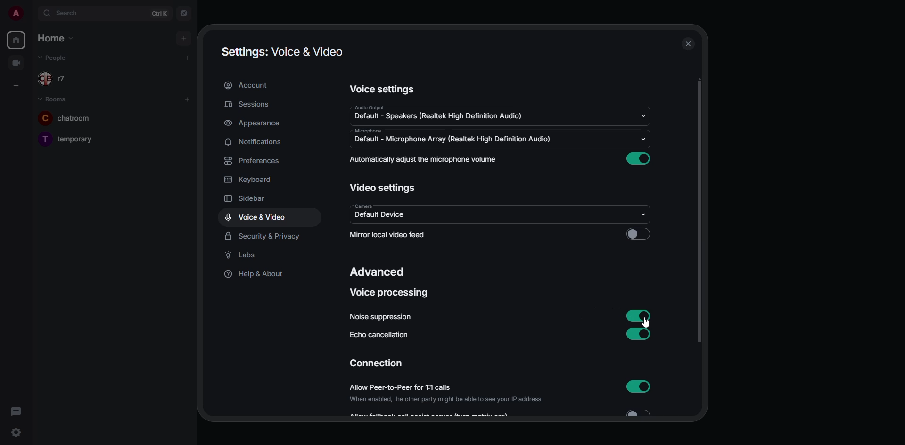 The width and height of the screenshot is (905, 445). What do you see at coordinates (183, 37) in the screenshot?
I see `add` at bounding box center [183, 37].